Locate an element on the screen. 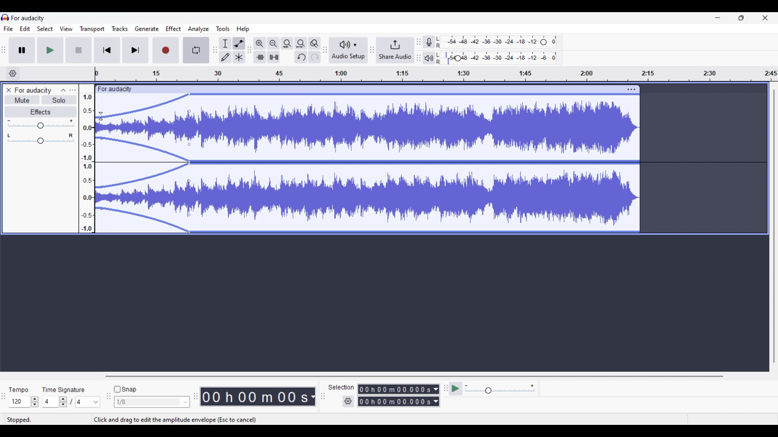 Image resolution: width=778 pixels, height=437 pixels. Time signature settings is located at coordinates (72, 402).